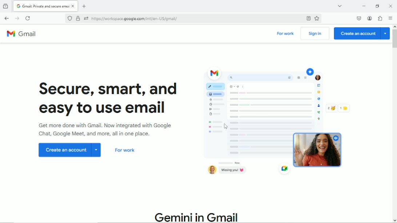 This screenshot has width=397, height=223. What do you see at coordinates (111, 131) in the screenshot?
I see `Get more done with Gmail. now integrated with Google chat, google meet and more, all in one place` at bounding box center [111, 131].